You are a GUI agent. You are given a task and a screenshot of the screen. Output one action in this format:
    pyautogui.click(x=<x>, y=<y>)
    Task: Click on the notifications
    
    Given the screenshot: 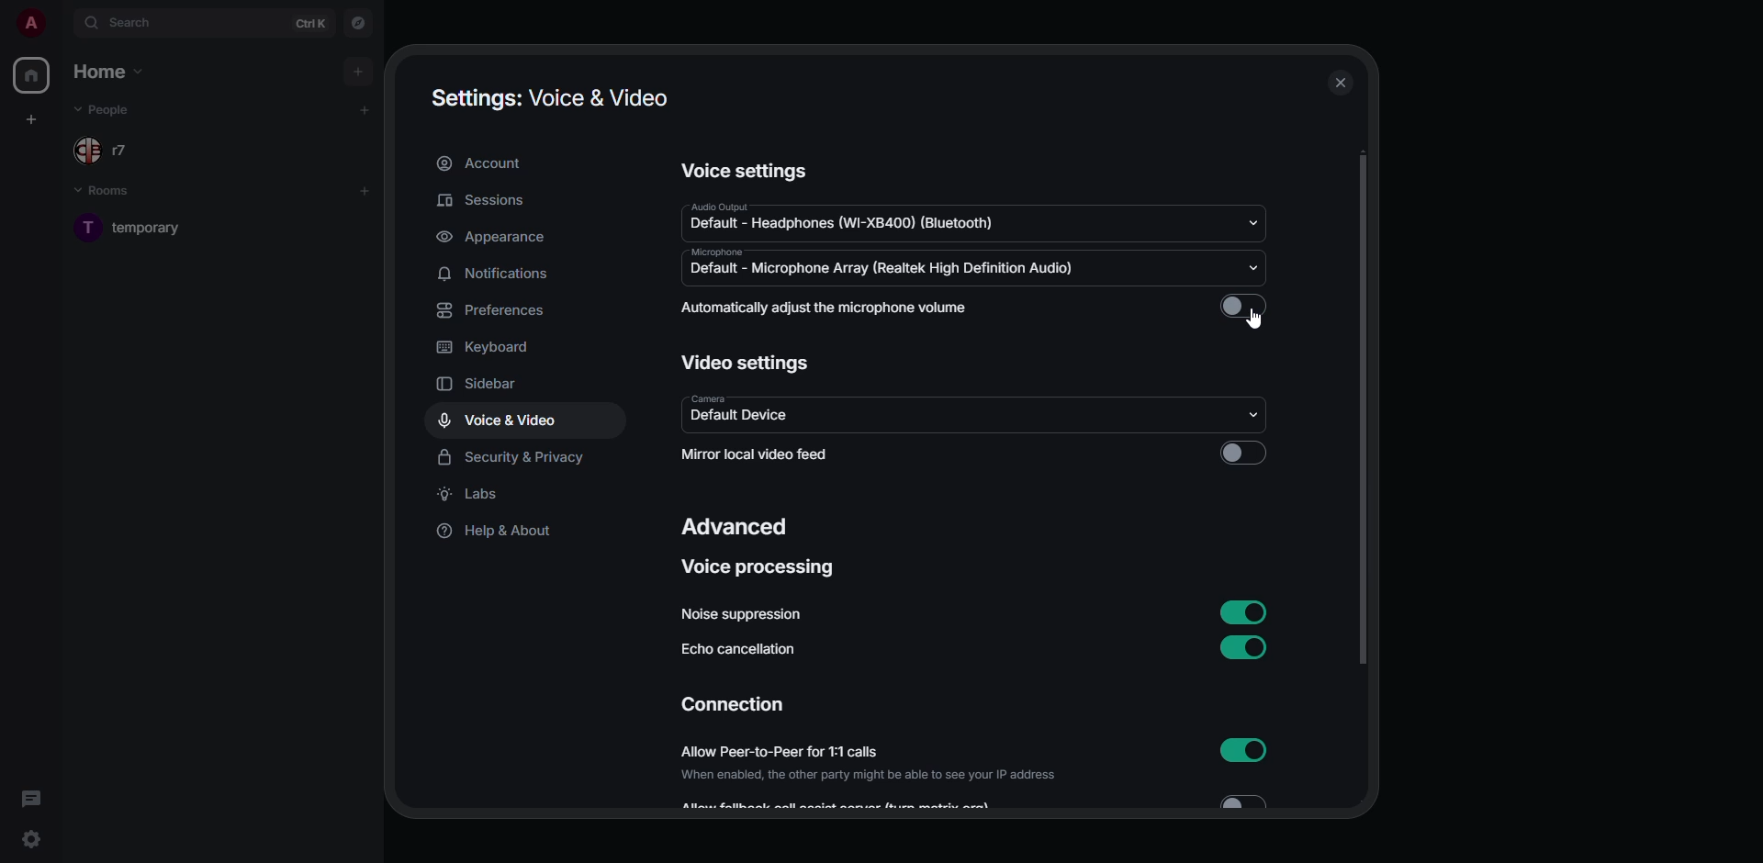 What is the action you would take?
    pyautogui.click(x=504, y=275)
    